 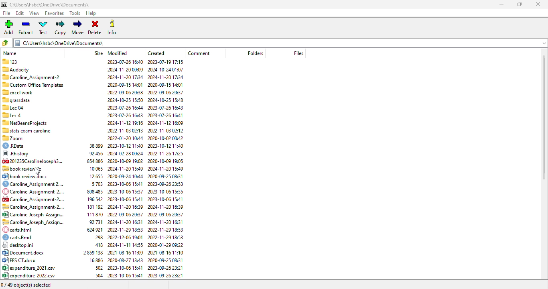 I want to click on delete, so click(x=95, y=27).